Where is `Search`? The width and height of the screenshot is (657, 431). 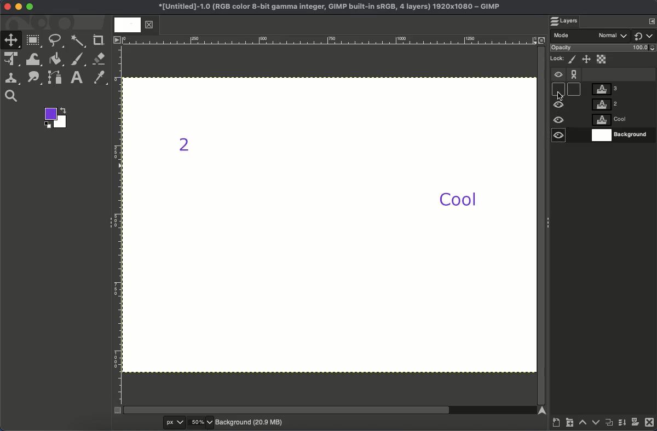 Search is located at coordinates (11, 96).